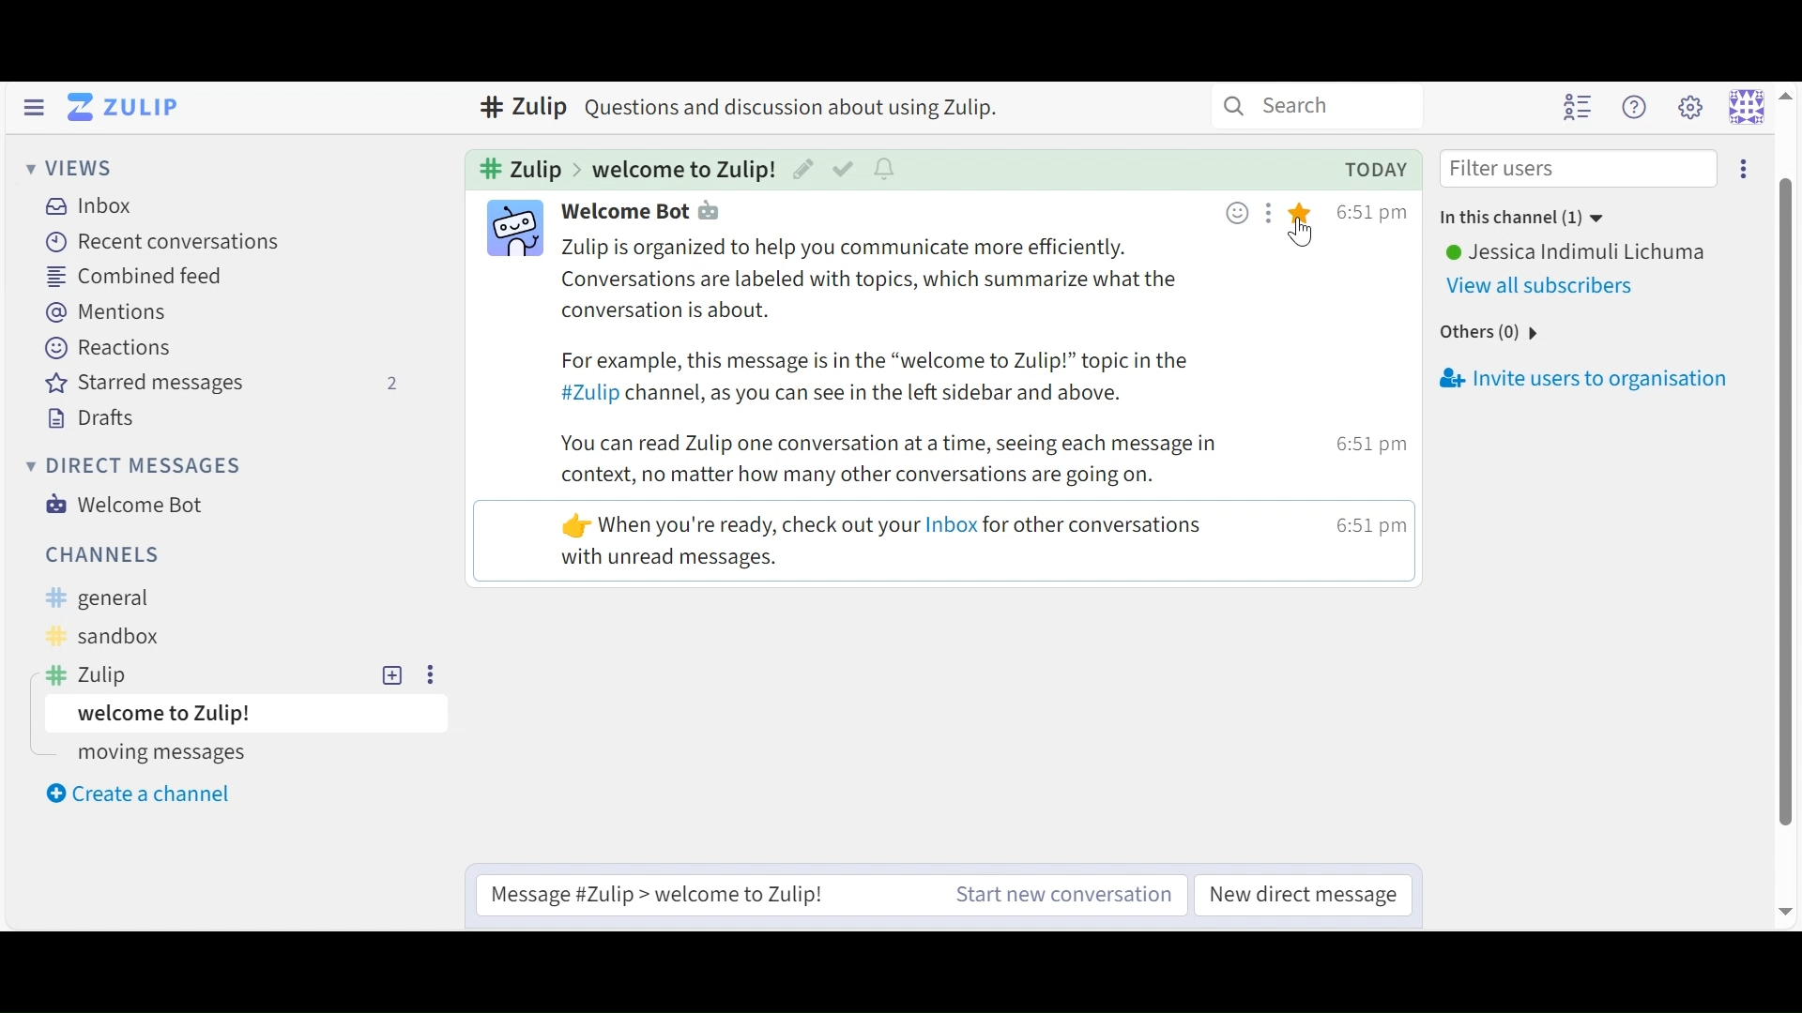 The image size is (1802, 1013). I want to click on search, so click(1356, 105).